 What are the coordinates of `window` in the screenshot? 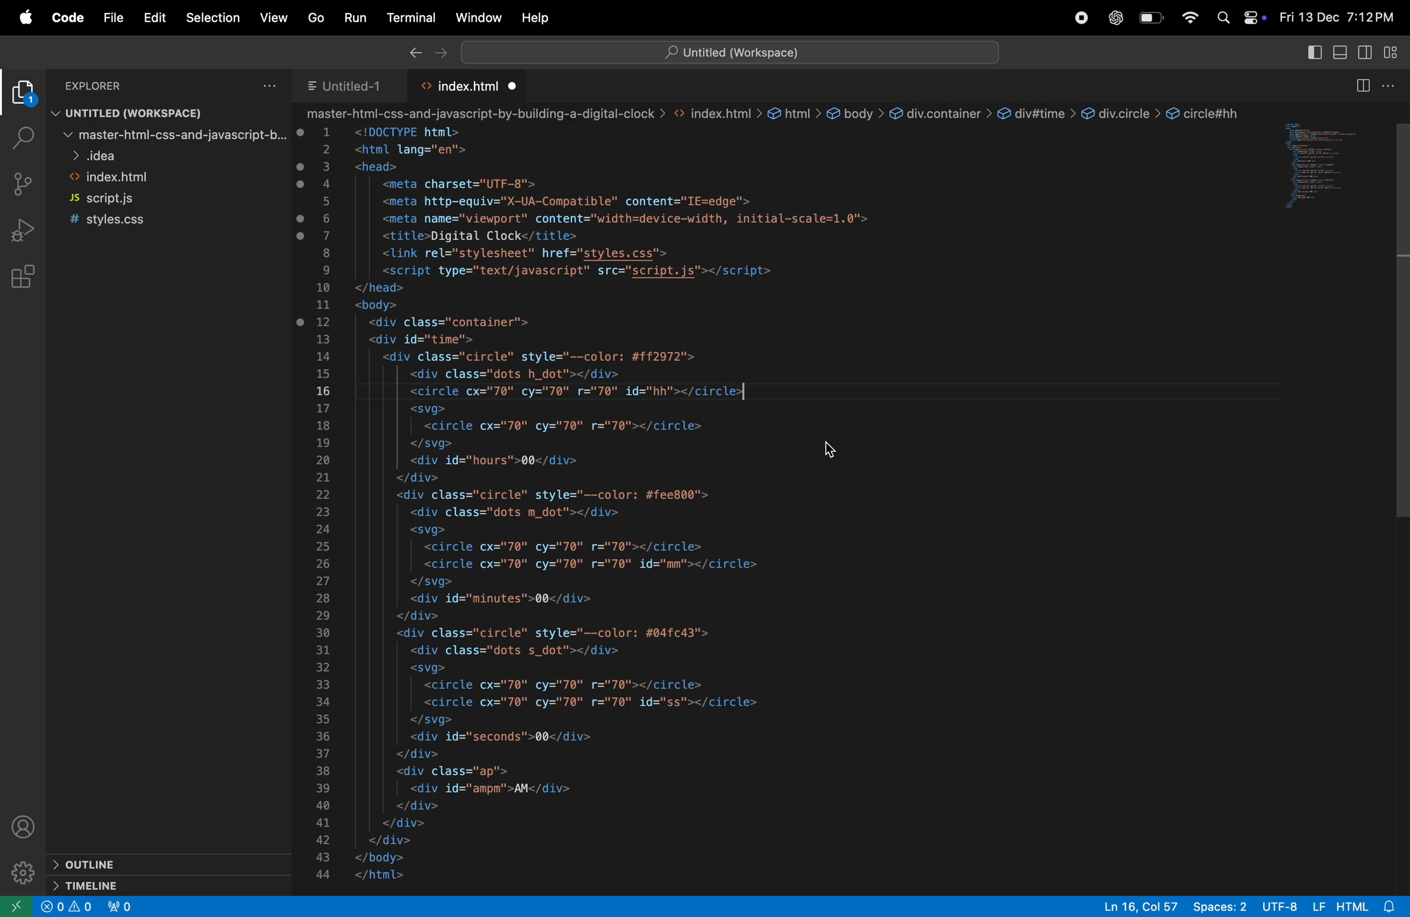 It's located at (477, 17).